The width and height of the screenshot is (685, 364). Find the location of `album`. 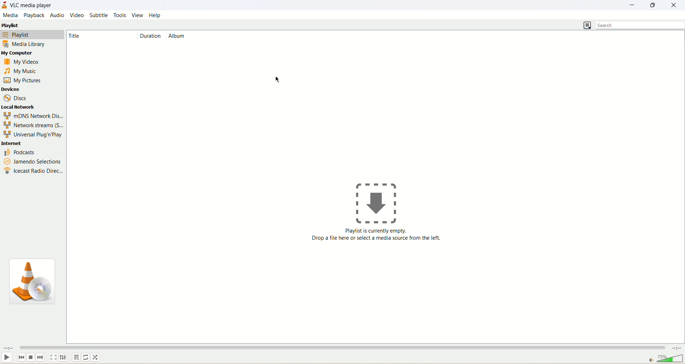

album is located at coordinates (179, 36).